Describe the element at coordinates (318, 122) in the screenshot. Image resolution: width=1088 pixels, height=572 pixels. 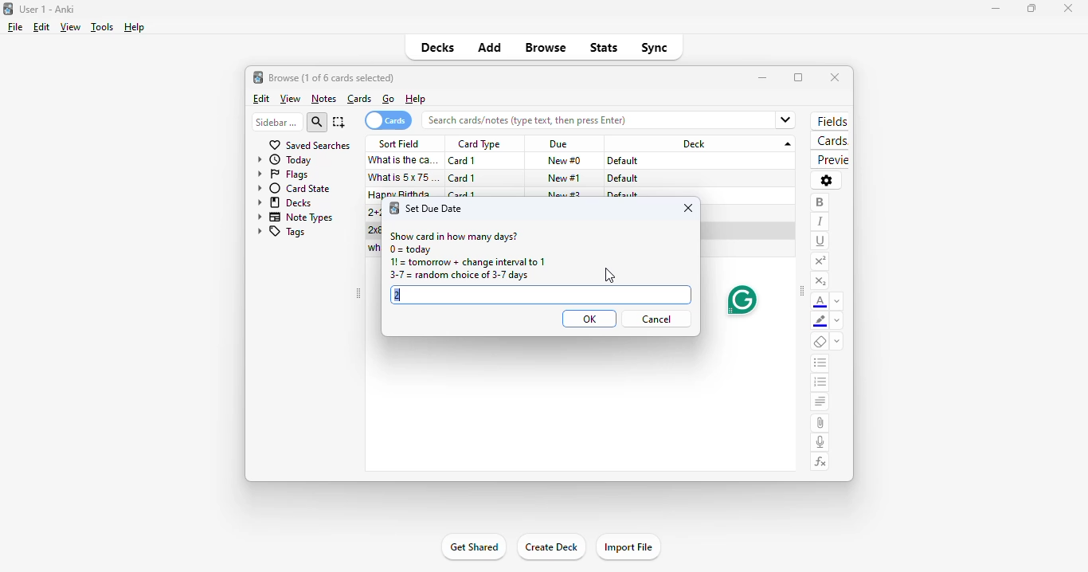
I see `search` at that location.